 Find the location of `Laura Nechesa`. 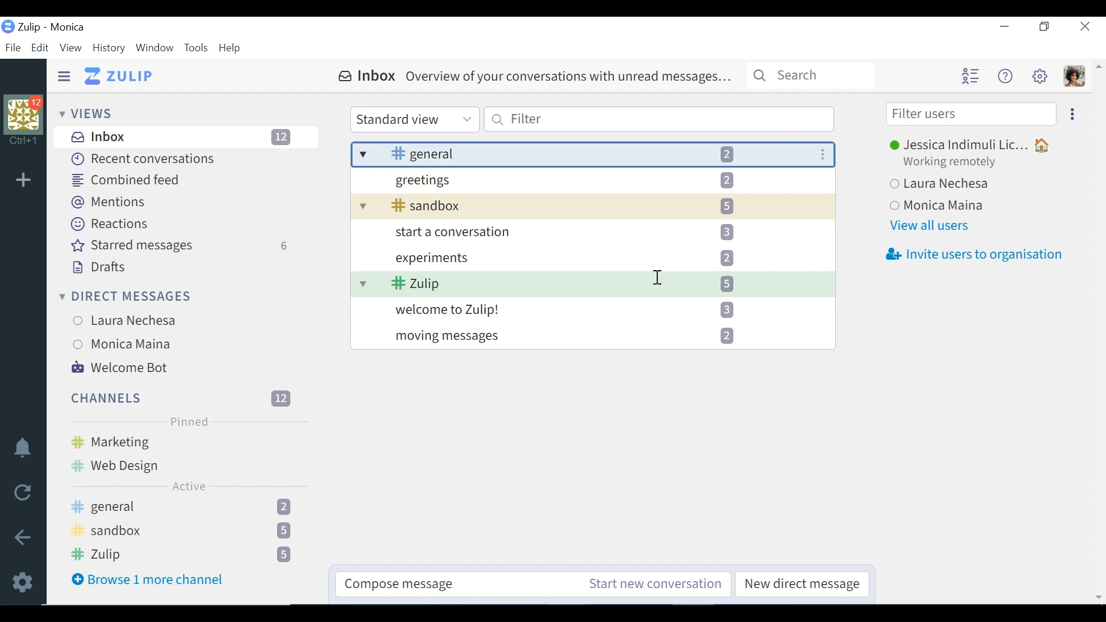

Laura Nechesa is located at coordinates (937, 184).